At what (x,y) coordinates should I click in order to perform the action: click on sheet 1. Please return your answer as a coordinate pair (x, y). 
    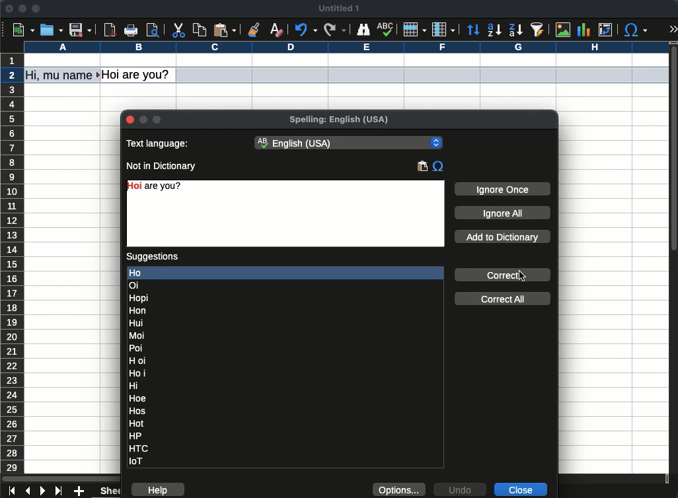
    Looking at the image, I should click on (106, 491).